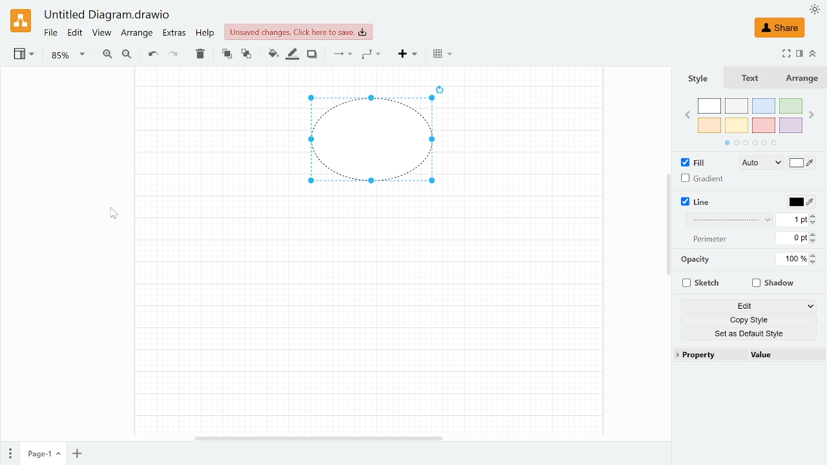  What do you see at coordinates (138, 34) in the screenshot?
I see `Arrange` at bounding box center [138, 34].